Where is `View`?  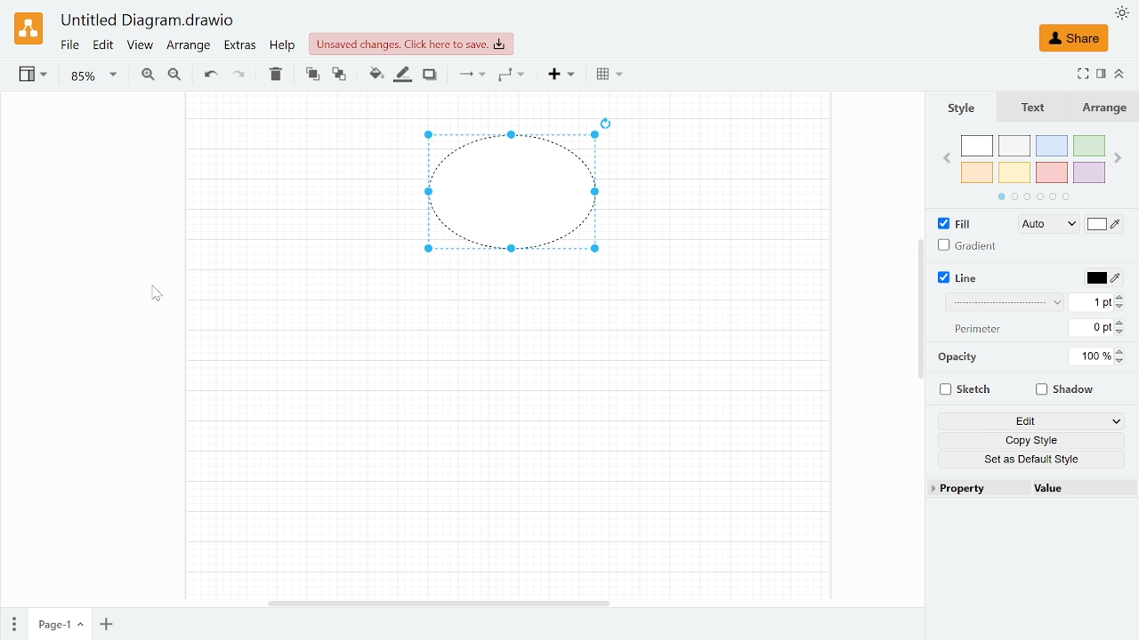 View is located at coordinates (35, 76).